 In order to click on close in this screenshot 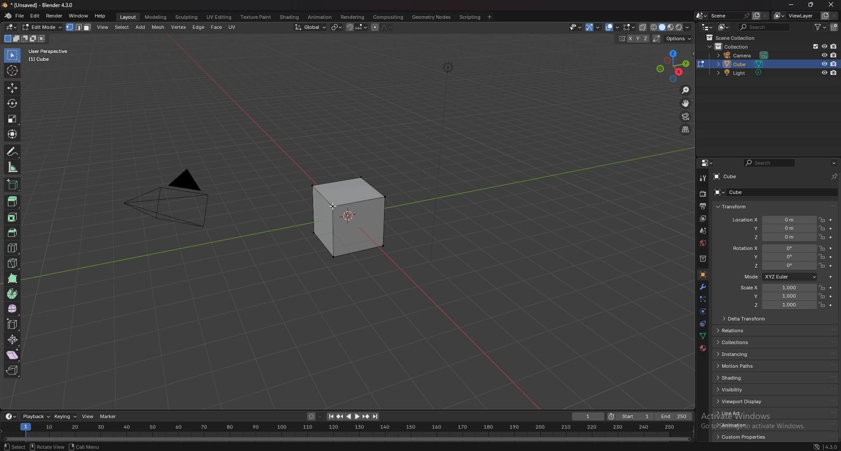, I will do `click(830, 5)`.